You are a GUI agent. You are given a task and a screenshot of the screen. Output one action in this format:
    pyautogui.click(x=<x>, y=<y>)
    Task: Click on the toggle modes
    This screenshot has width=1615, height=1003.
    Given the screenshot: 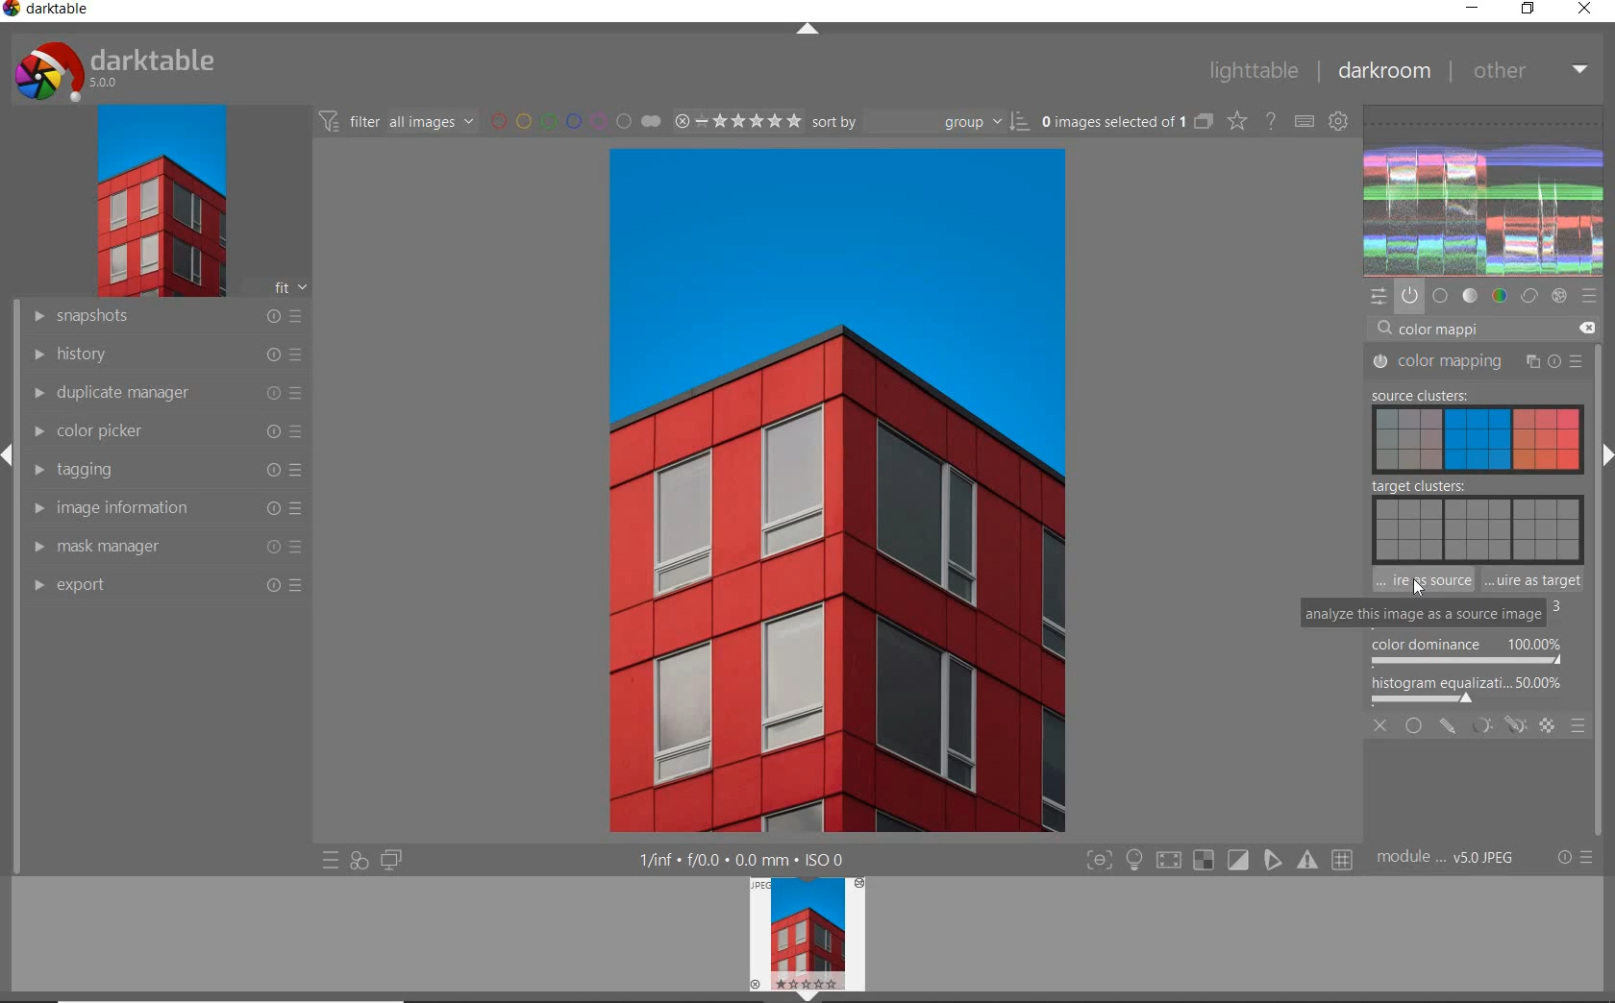 What is the action you would take?
    pyautogui.click(x=1221, y=860)
    